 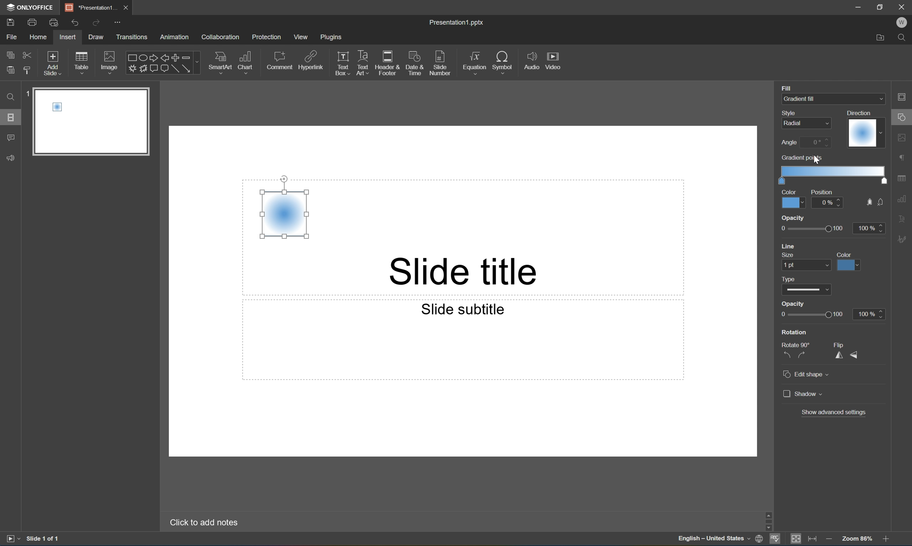 I want to click on 1, so click(x=28, y=93).